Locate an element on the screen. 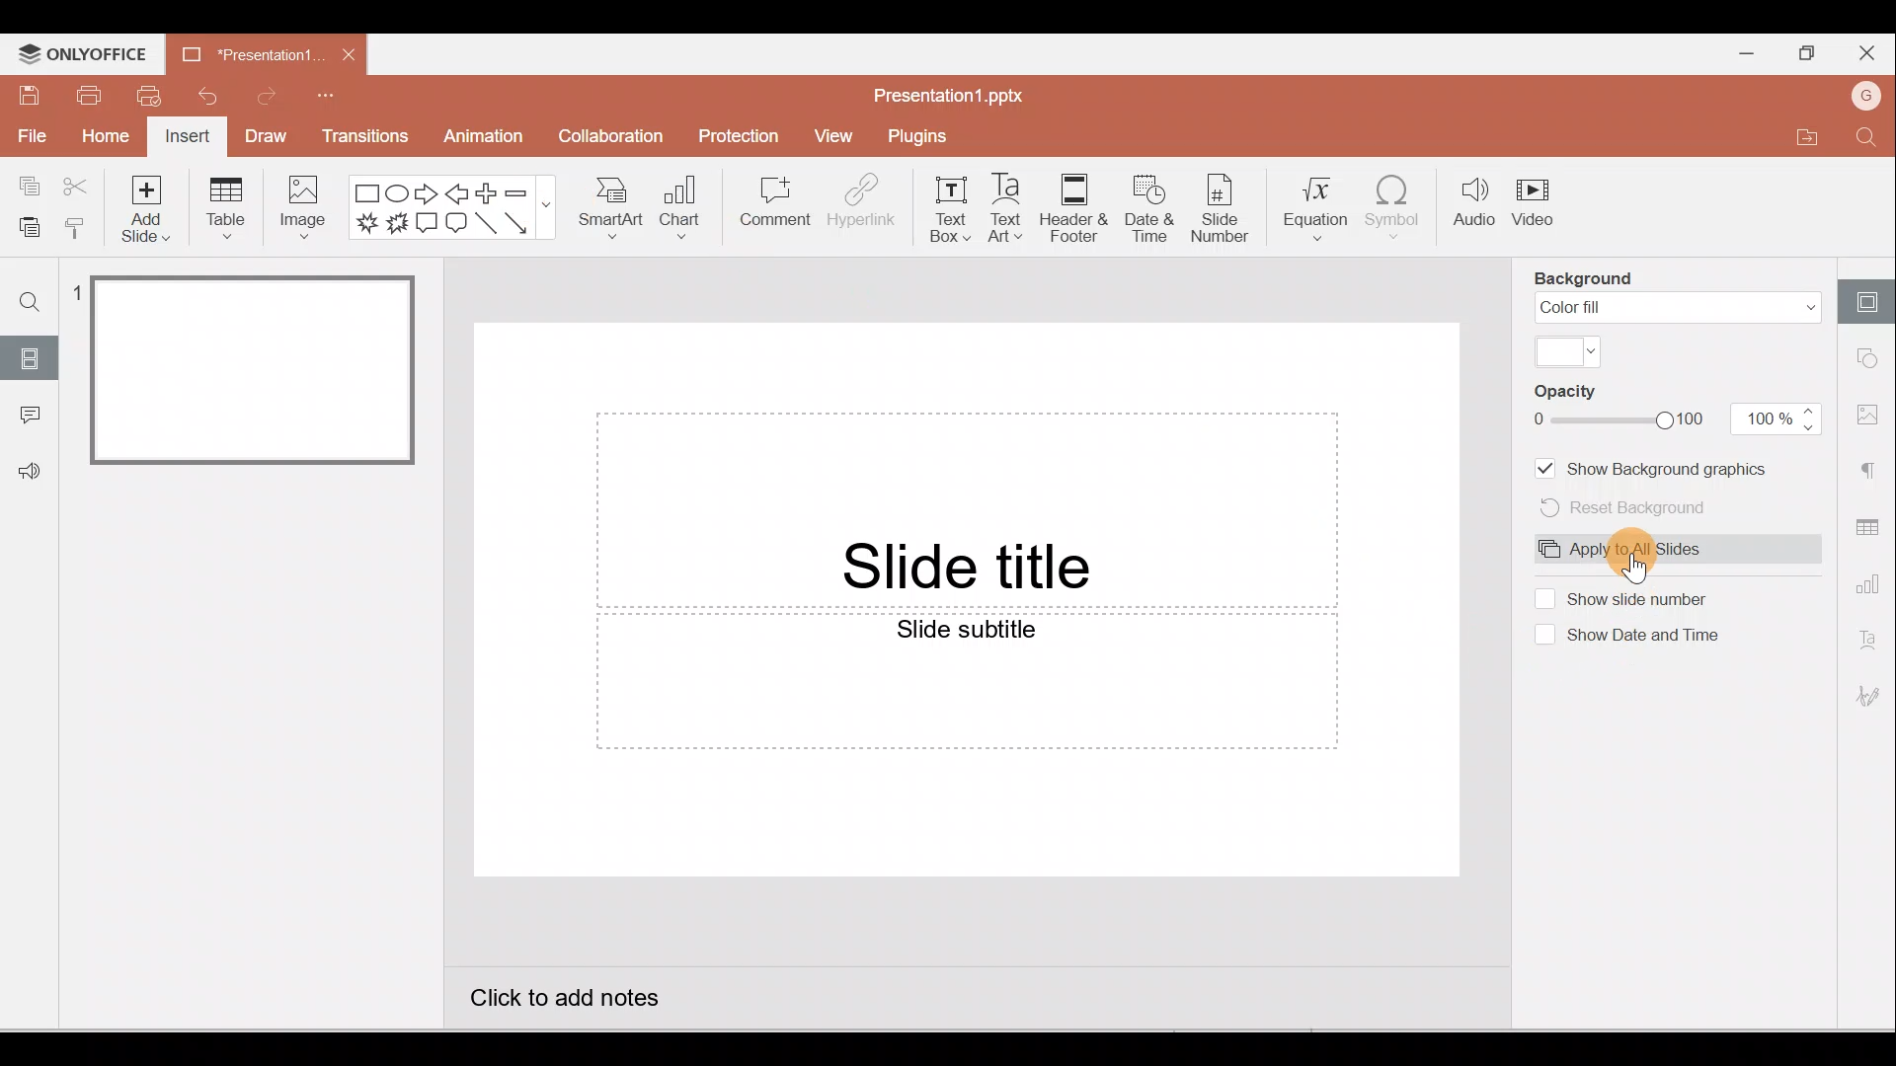  Account name is located at coordinates (1870, 96).